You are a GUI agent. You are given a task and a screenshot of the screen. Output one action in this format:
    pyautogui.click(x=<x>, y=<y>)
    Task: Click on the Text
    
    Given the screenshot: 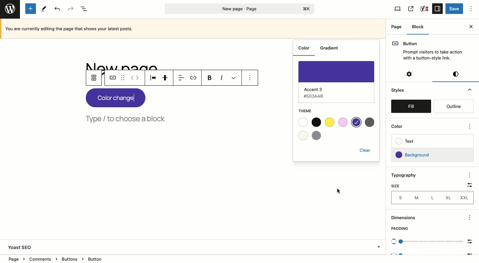 What is the action you would take?
    pyautogui.click(x=434, y=142)
    